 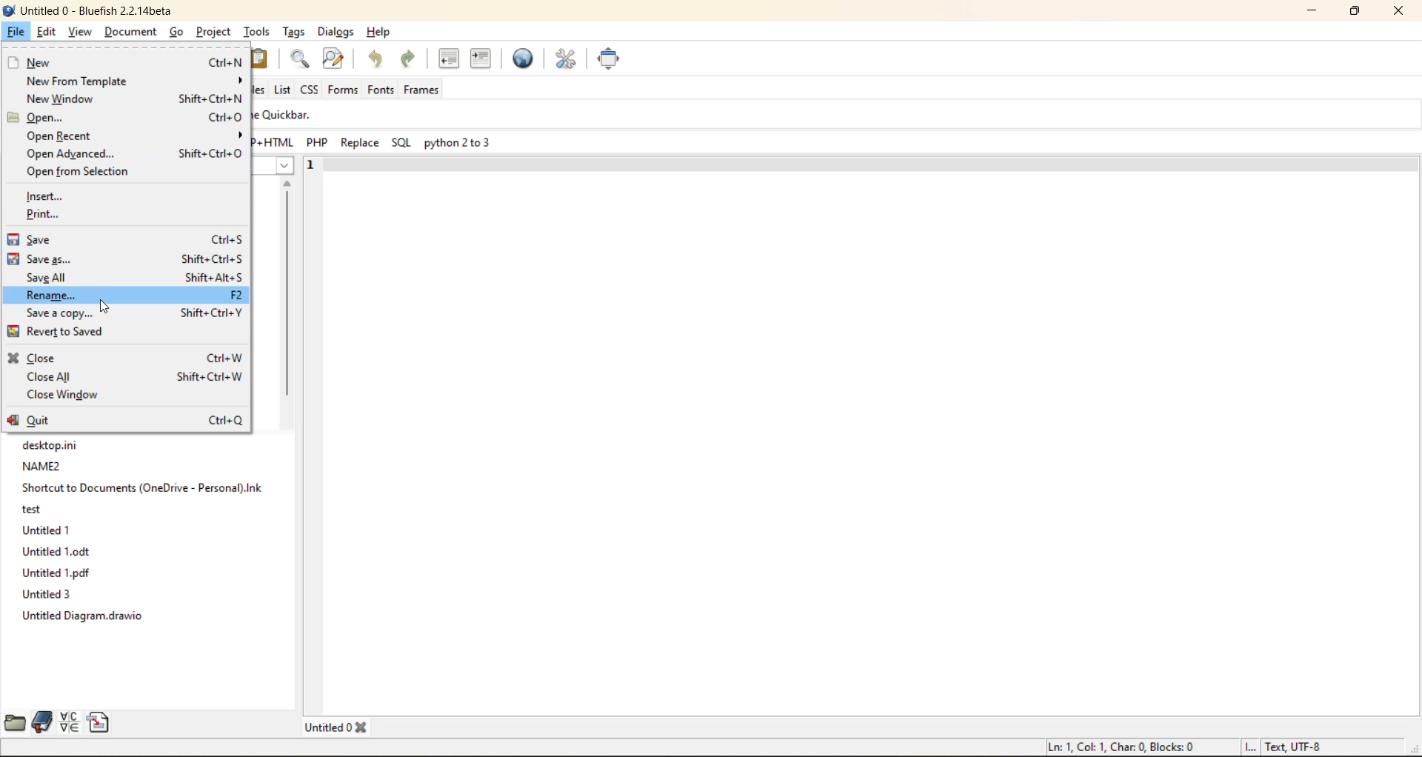 I want to click on preview in browser, so click(x=523, y=59).